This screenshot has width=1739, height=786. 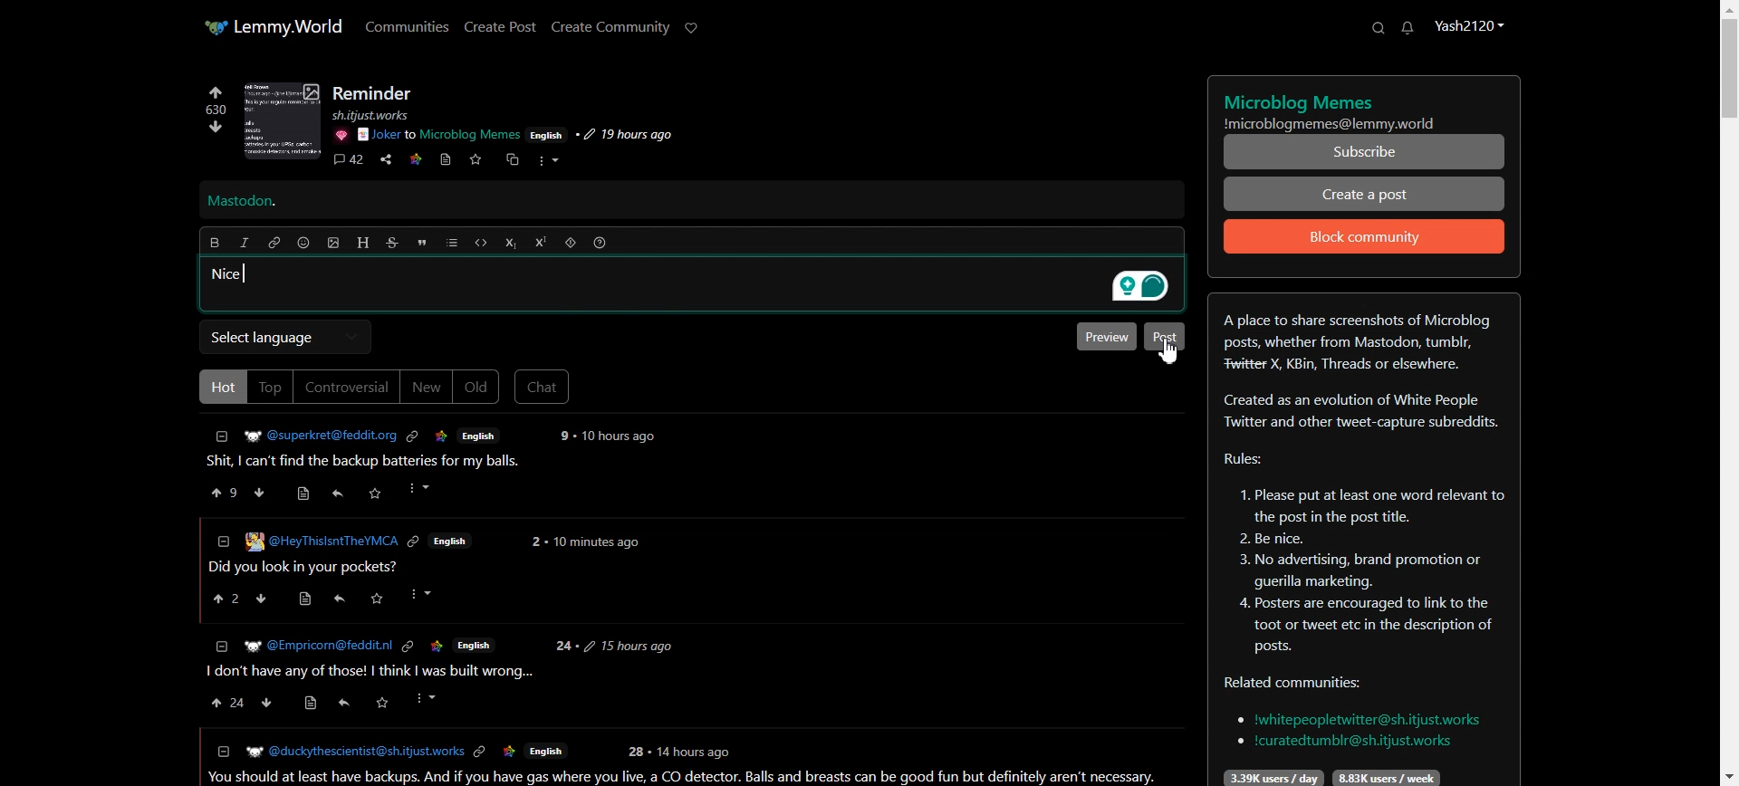 What do you see at coordinates (222, 539) in the screenshot?
I see `®` at bounding box center [222, 539].